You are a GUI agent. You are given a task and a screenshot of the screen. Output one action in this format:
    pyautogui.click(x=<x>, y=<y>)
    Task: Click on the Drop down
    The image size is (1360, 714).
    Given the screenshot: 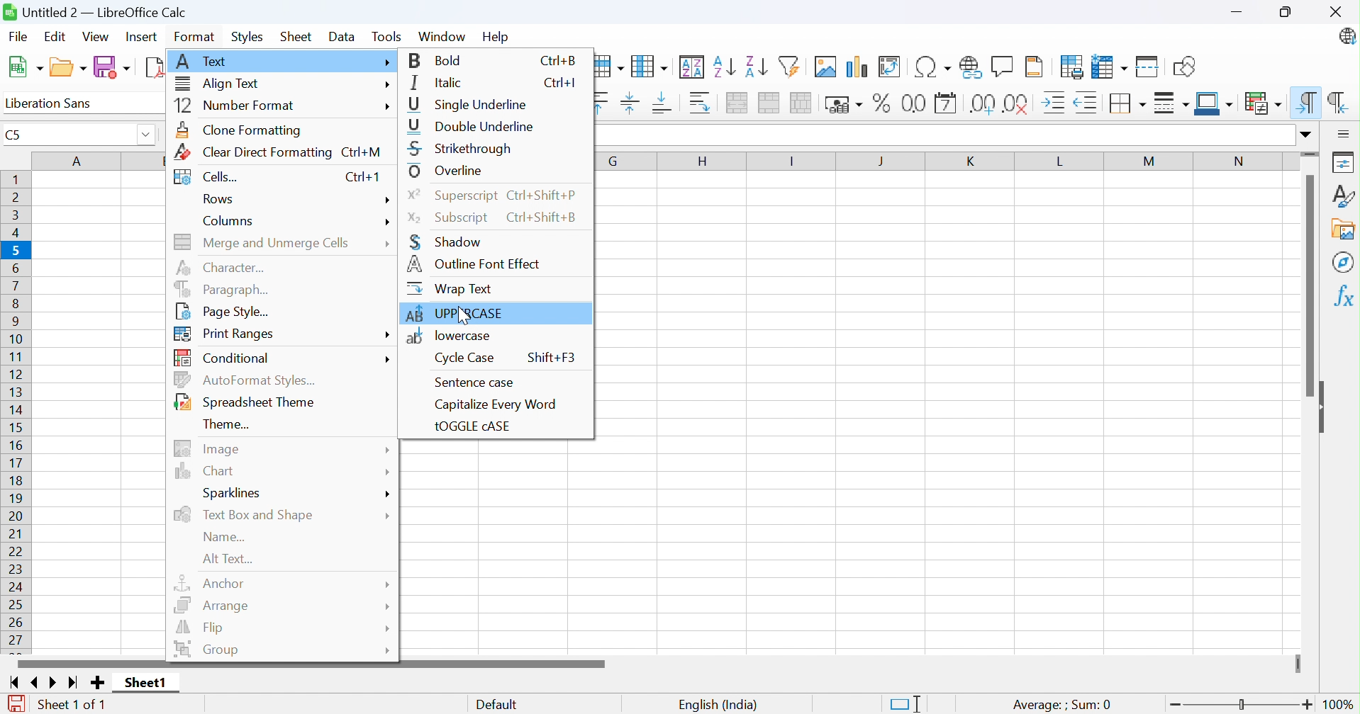 What is the action you would take?
    pyautogui.click(x=149, y=136)
    